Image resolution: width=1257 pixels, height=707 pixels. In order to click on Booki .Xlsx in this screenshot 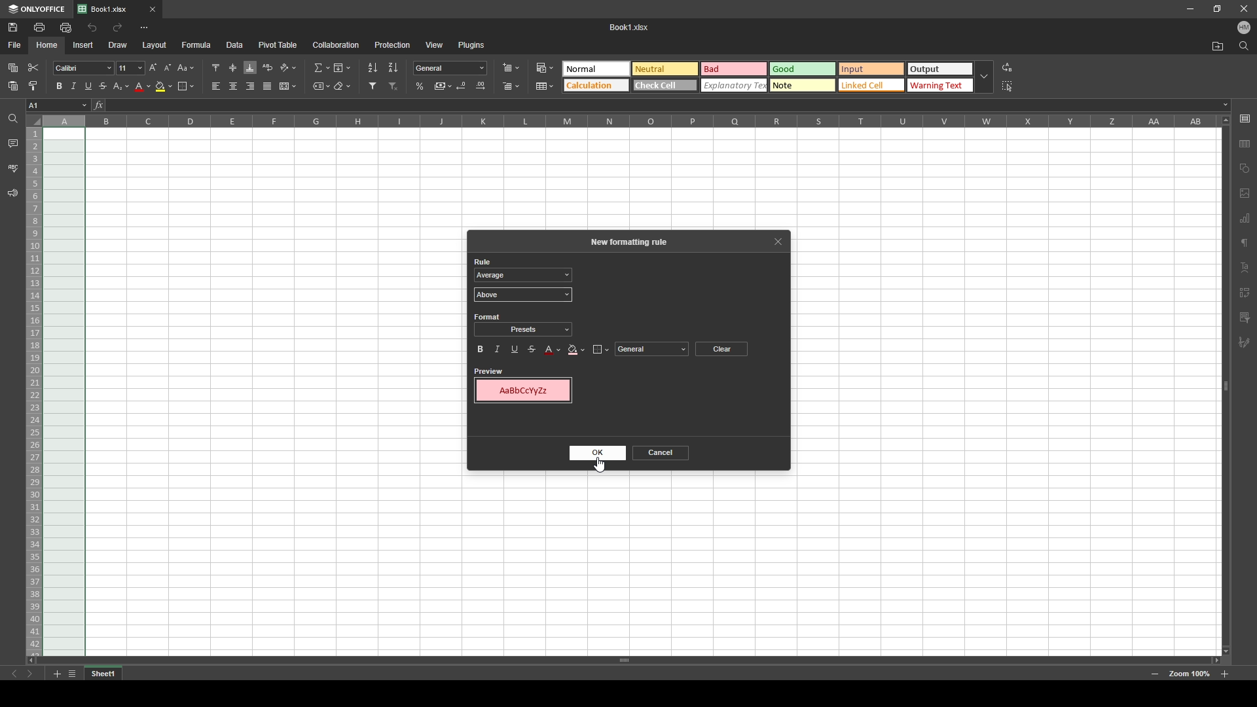, I will do `click(630, 27)`.